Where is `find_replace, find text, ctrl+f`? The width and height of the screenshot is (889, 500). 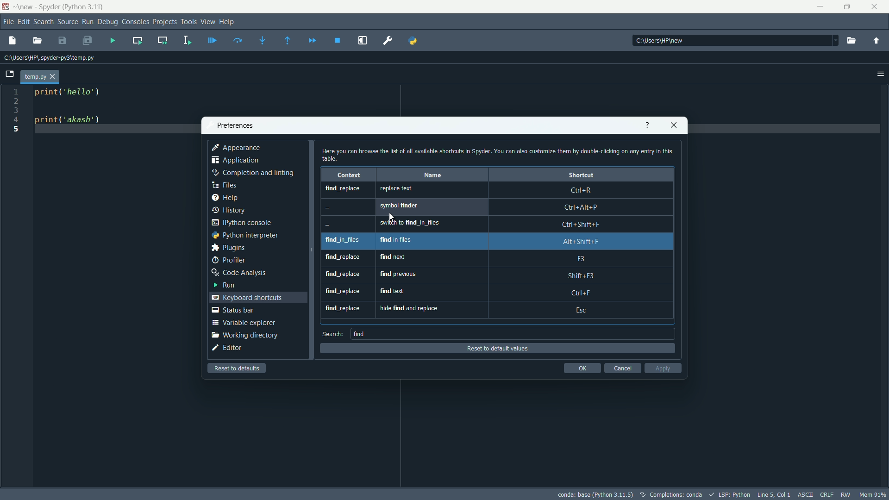 find_replace, find text, ctrl+f is located at coordinates (499, 292).